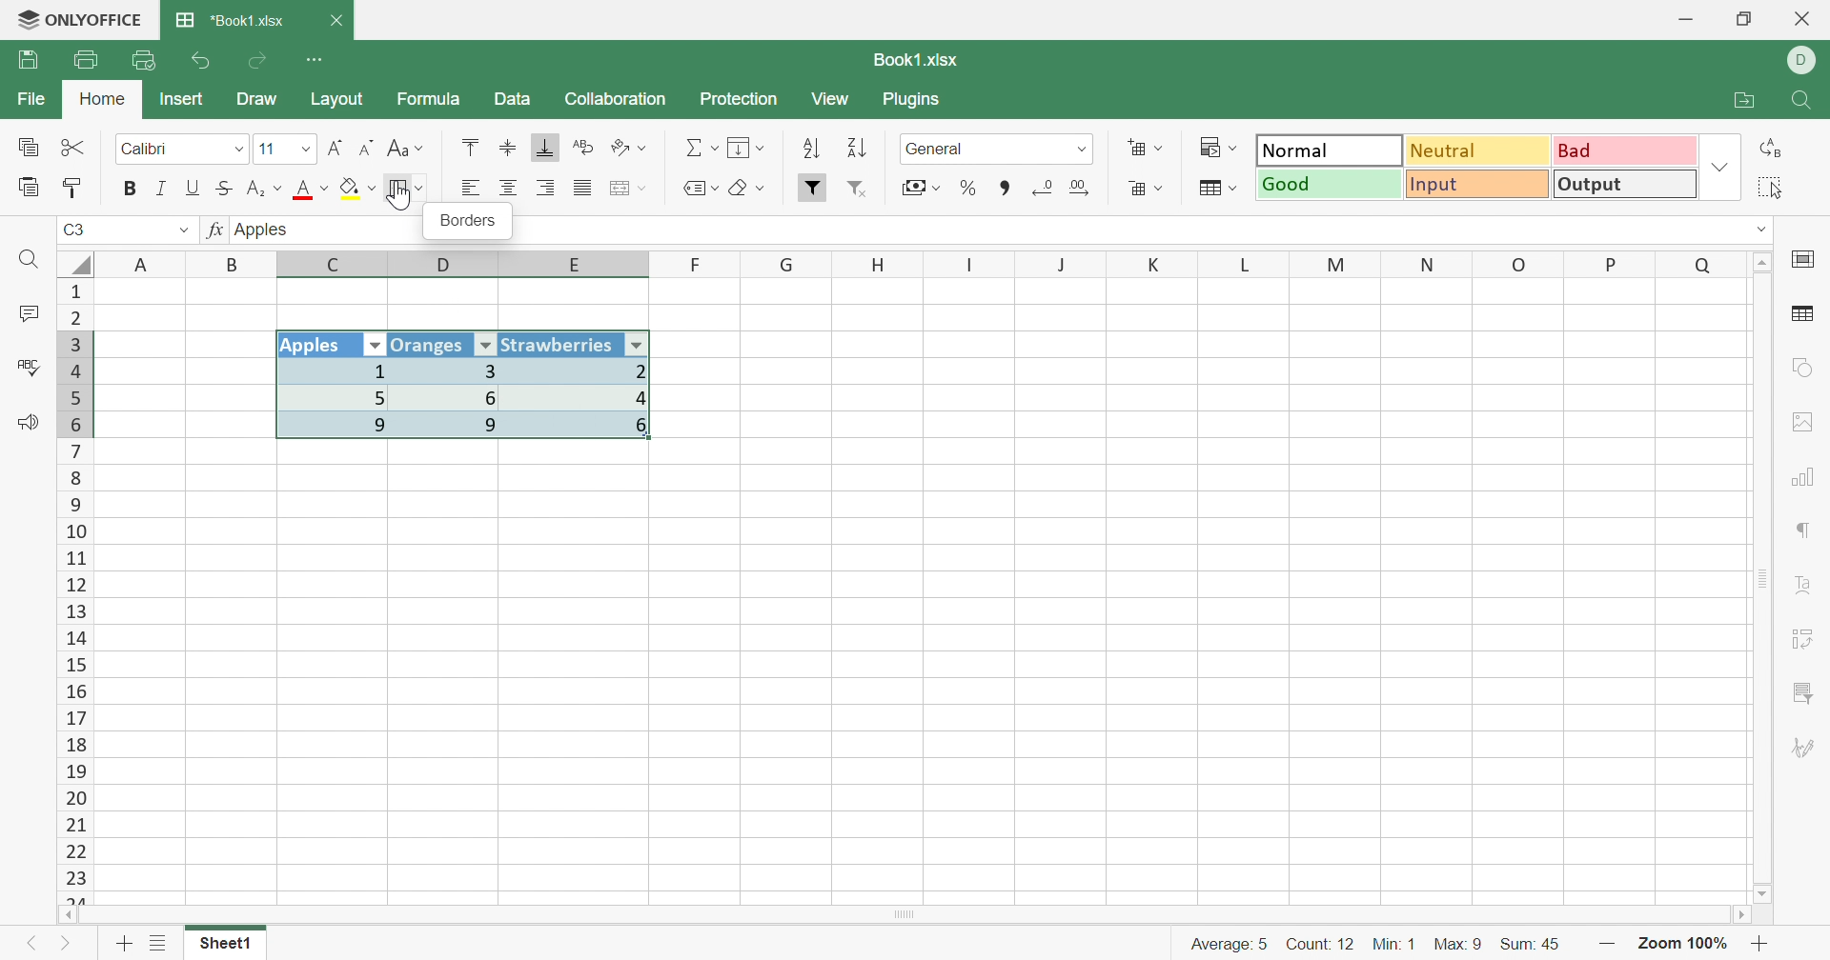 The image size is (1830, 960). What do you see at coordinates (145, 60) in the screenshot?
I see `Quick Print` at bounding box center [145, 60].